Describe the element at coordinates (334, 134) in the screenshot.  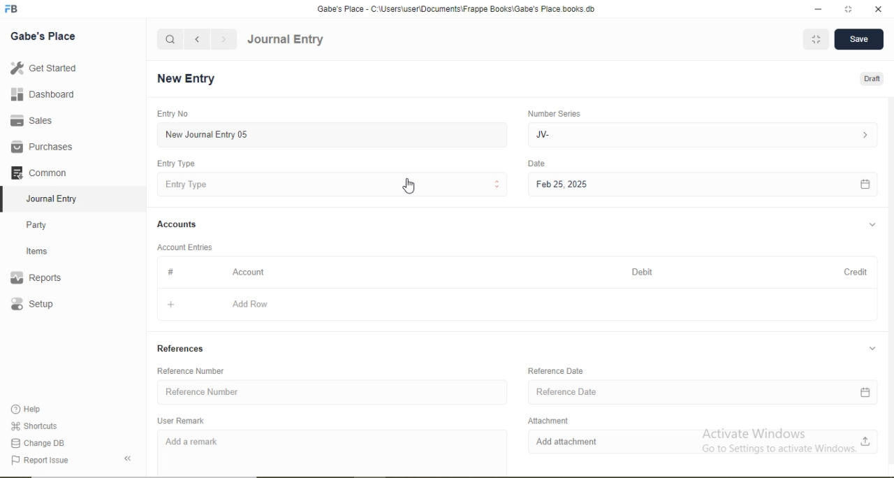
I see `New Journal Entry 05` at that location.